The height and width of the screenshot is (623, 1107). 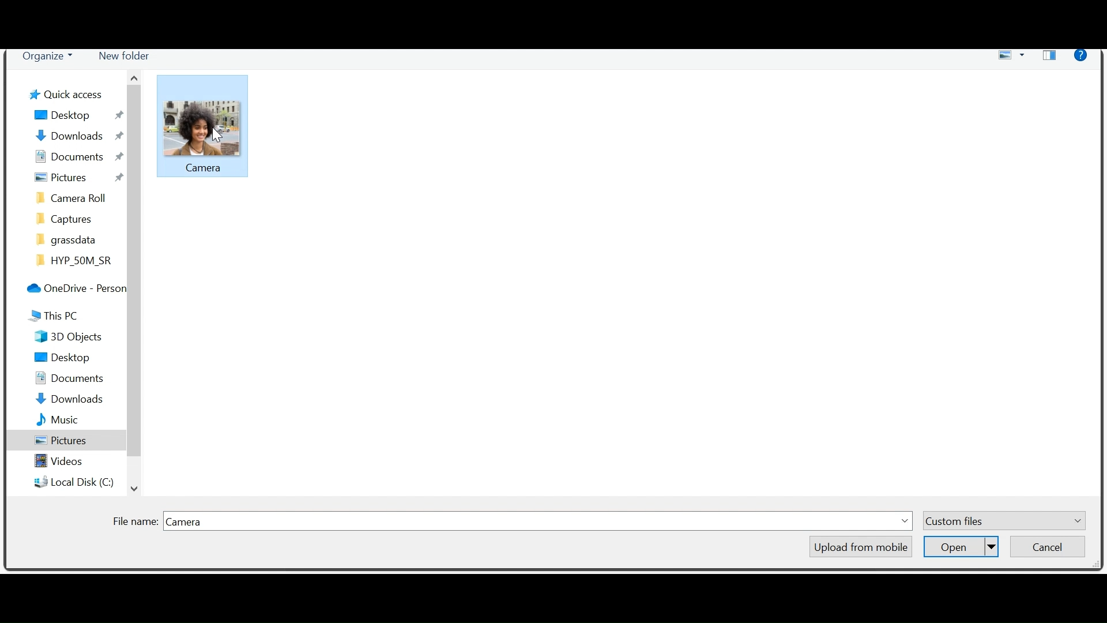 What do you see at coordinates (133, 77) in the screenshot?
I see `Scroll up` at bounding box center [133, 77].